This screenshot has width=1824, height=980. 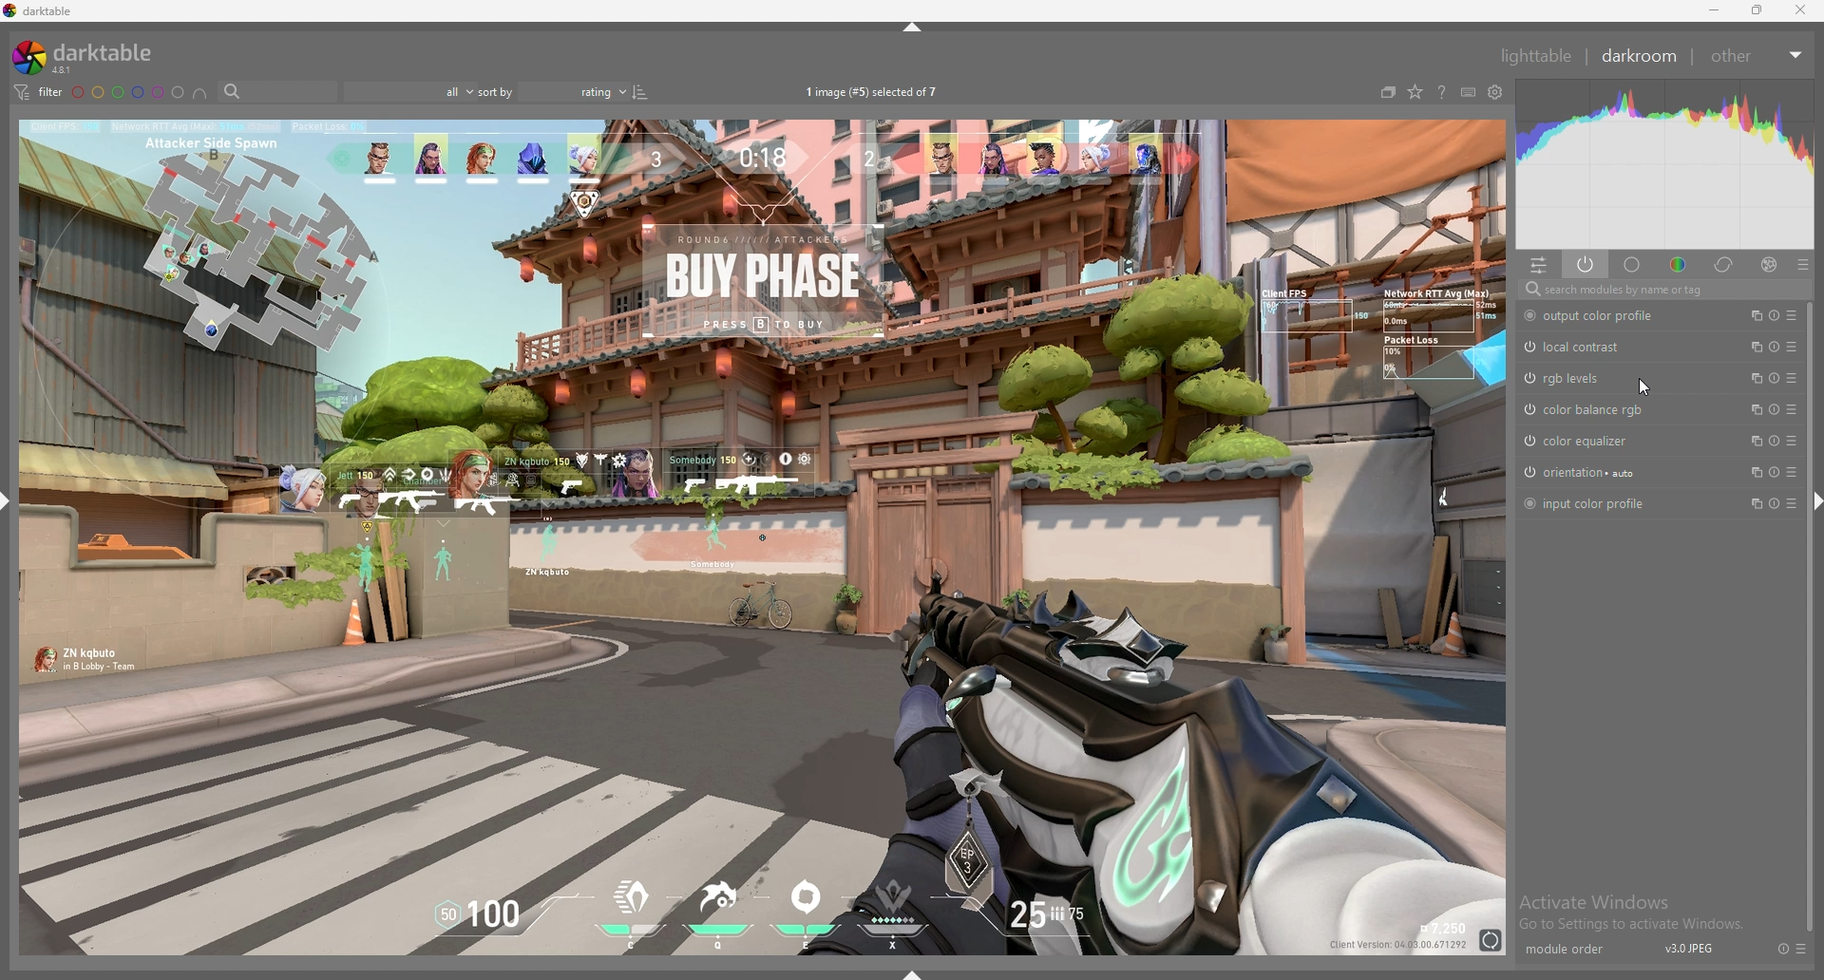 What do you see at coordinates (1527, 408) in the screenshot?
I see `switched on` at bounding box center [1527, 408].